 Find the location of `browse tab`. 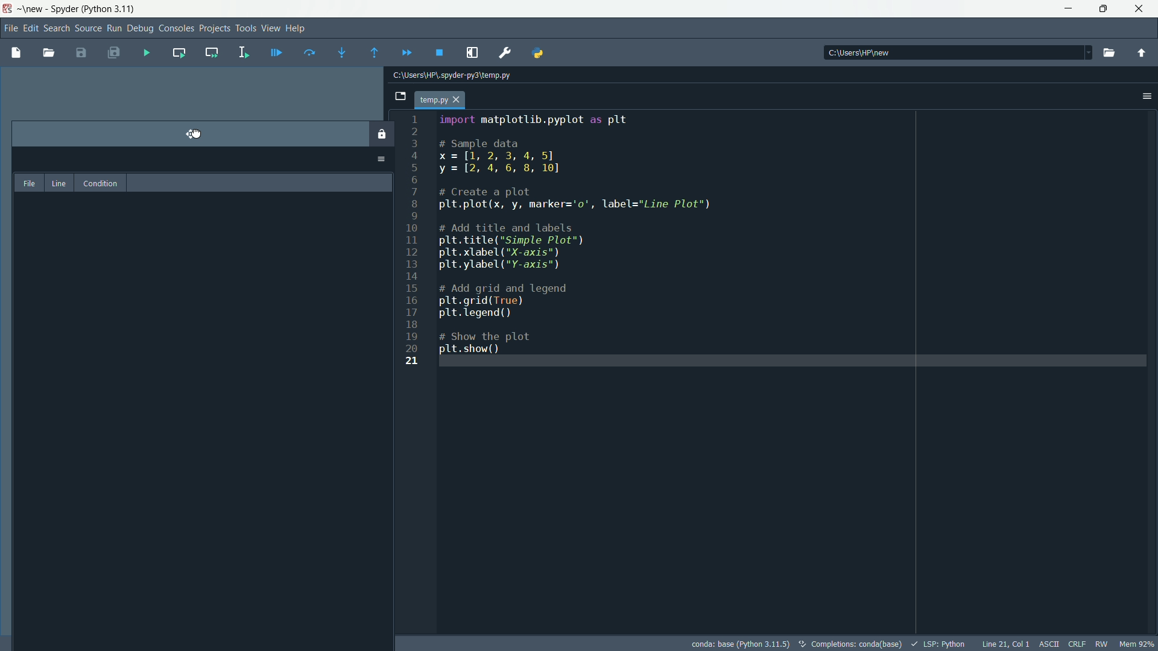

browse tab is located at coordinates (397, 98).